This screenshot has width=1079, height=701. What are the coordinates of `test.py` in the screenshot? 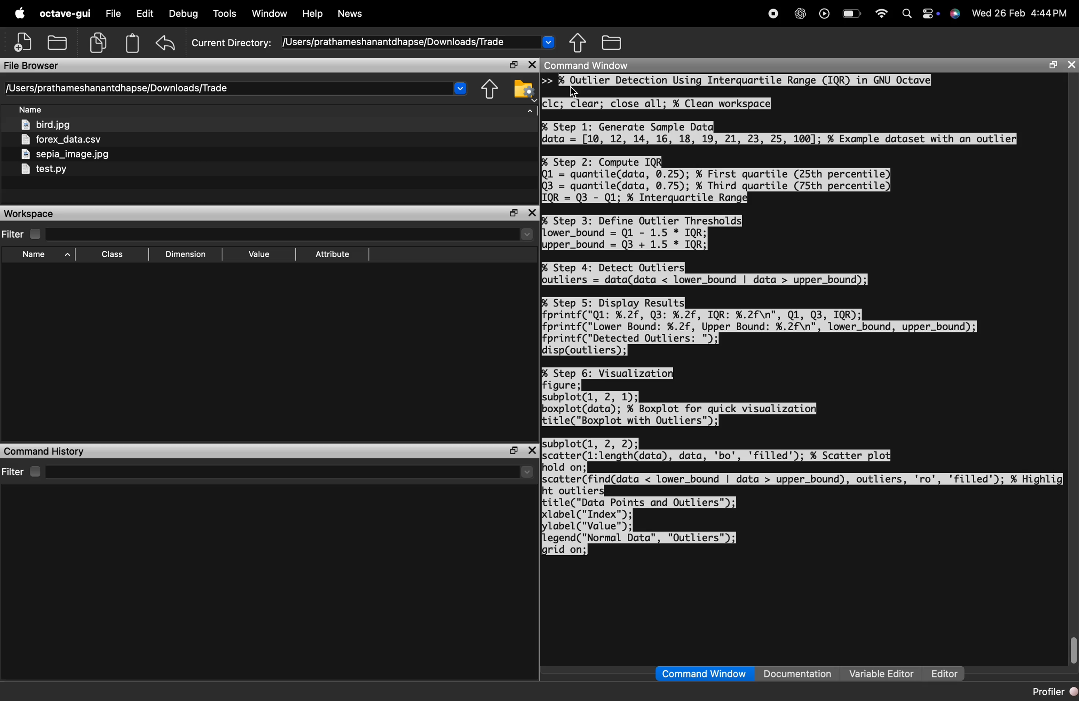 It's located at (44, 169).